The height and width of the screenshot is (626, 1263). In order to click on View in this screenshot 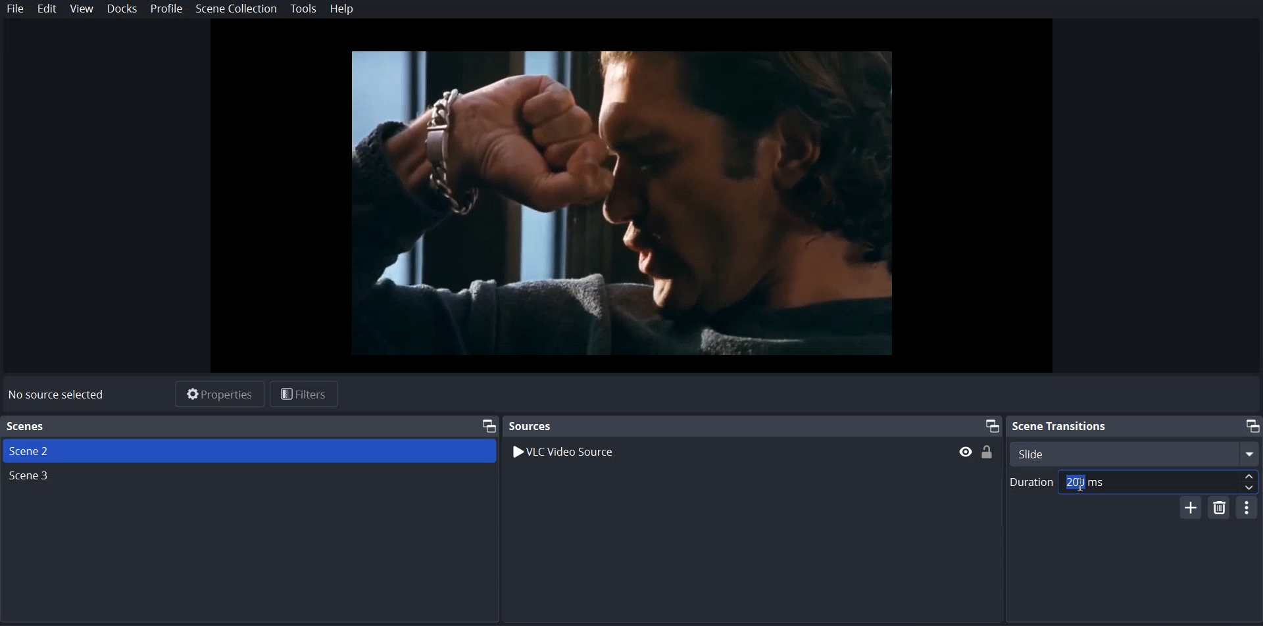, I will do `click(81, 9)`.